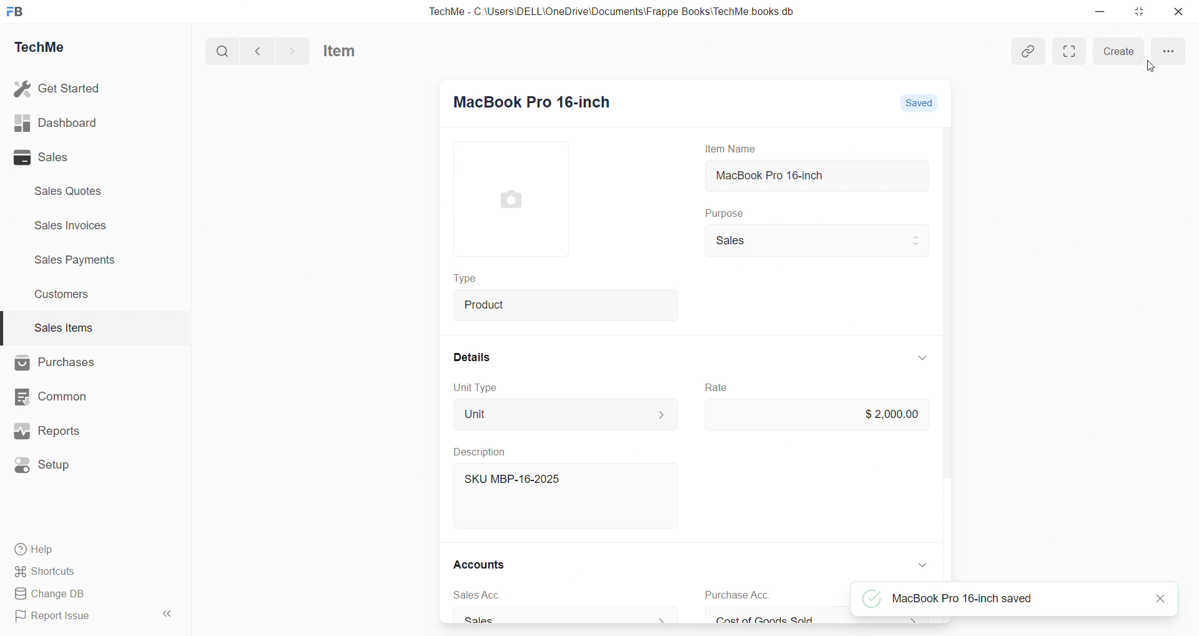 This screenshot has width=1199, height=636. Describe the element at coordinates (513, 479) in the screenshot. I see `SKU MBP-16-2025|` at that location.